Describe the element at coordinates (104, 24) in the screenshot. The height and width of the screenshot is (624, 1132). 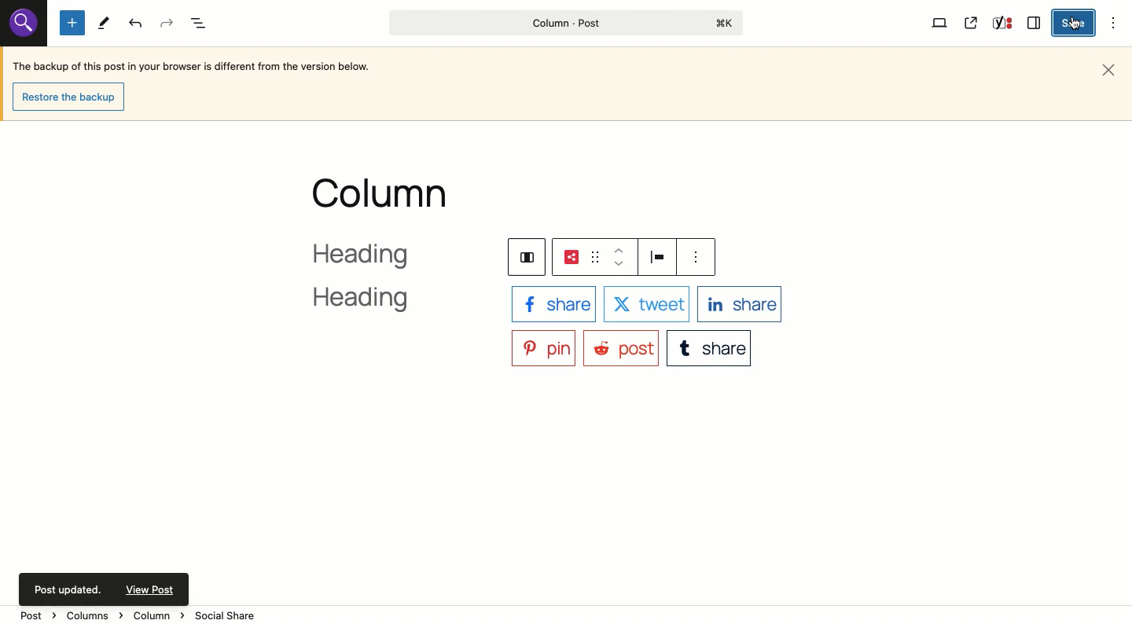
I see `Tools` at that location.